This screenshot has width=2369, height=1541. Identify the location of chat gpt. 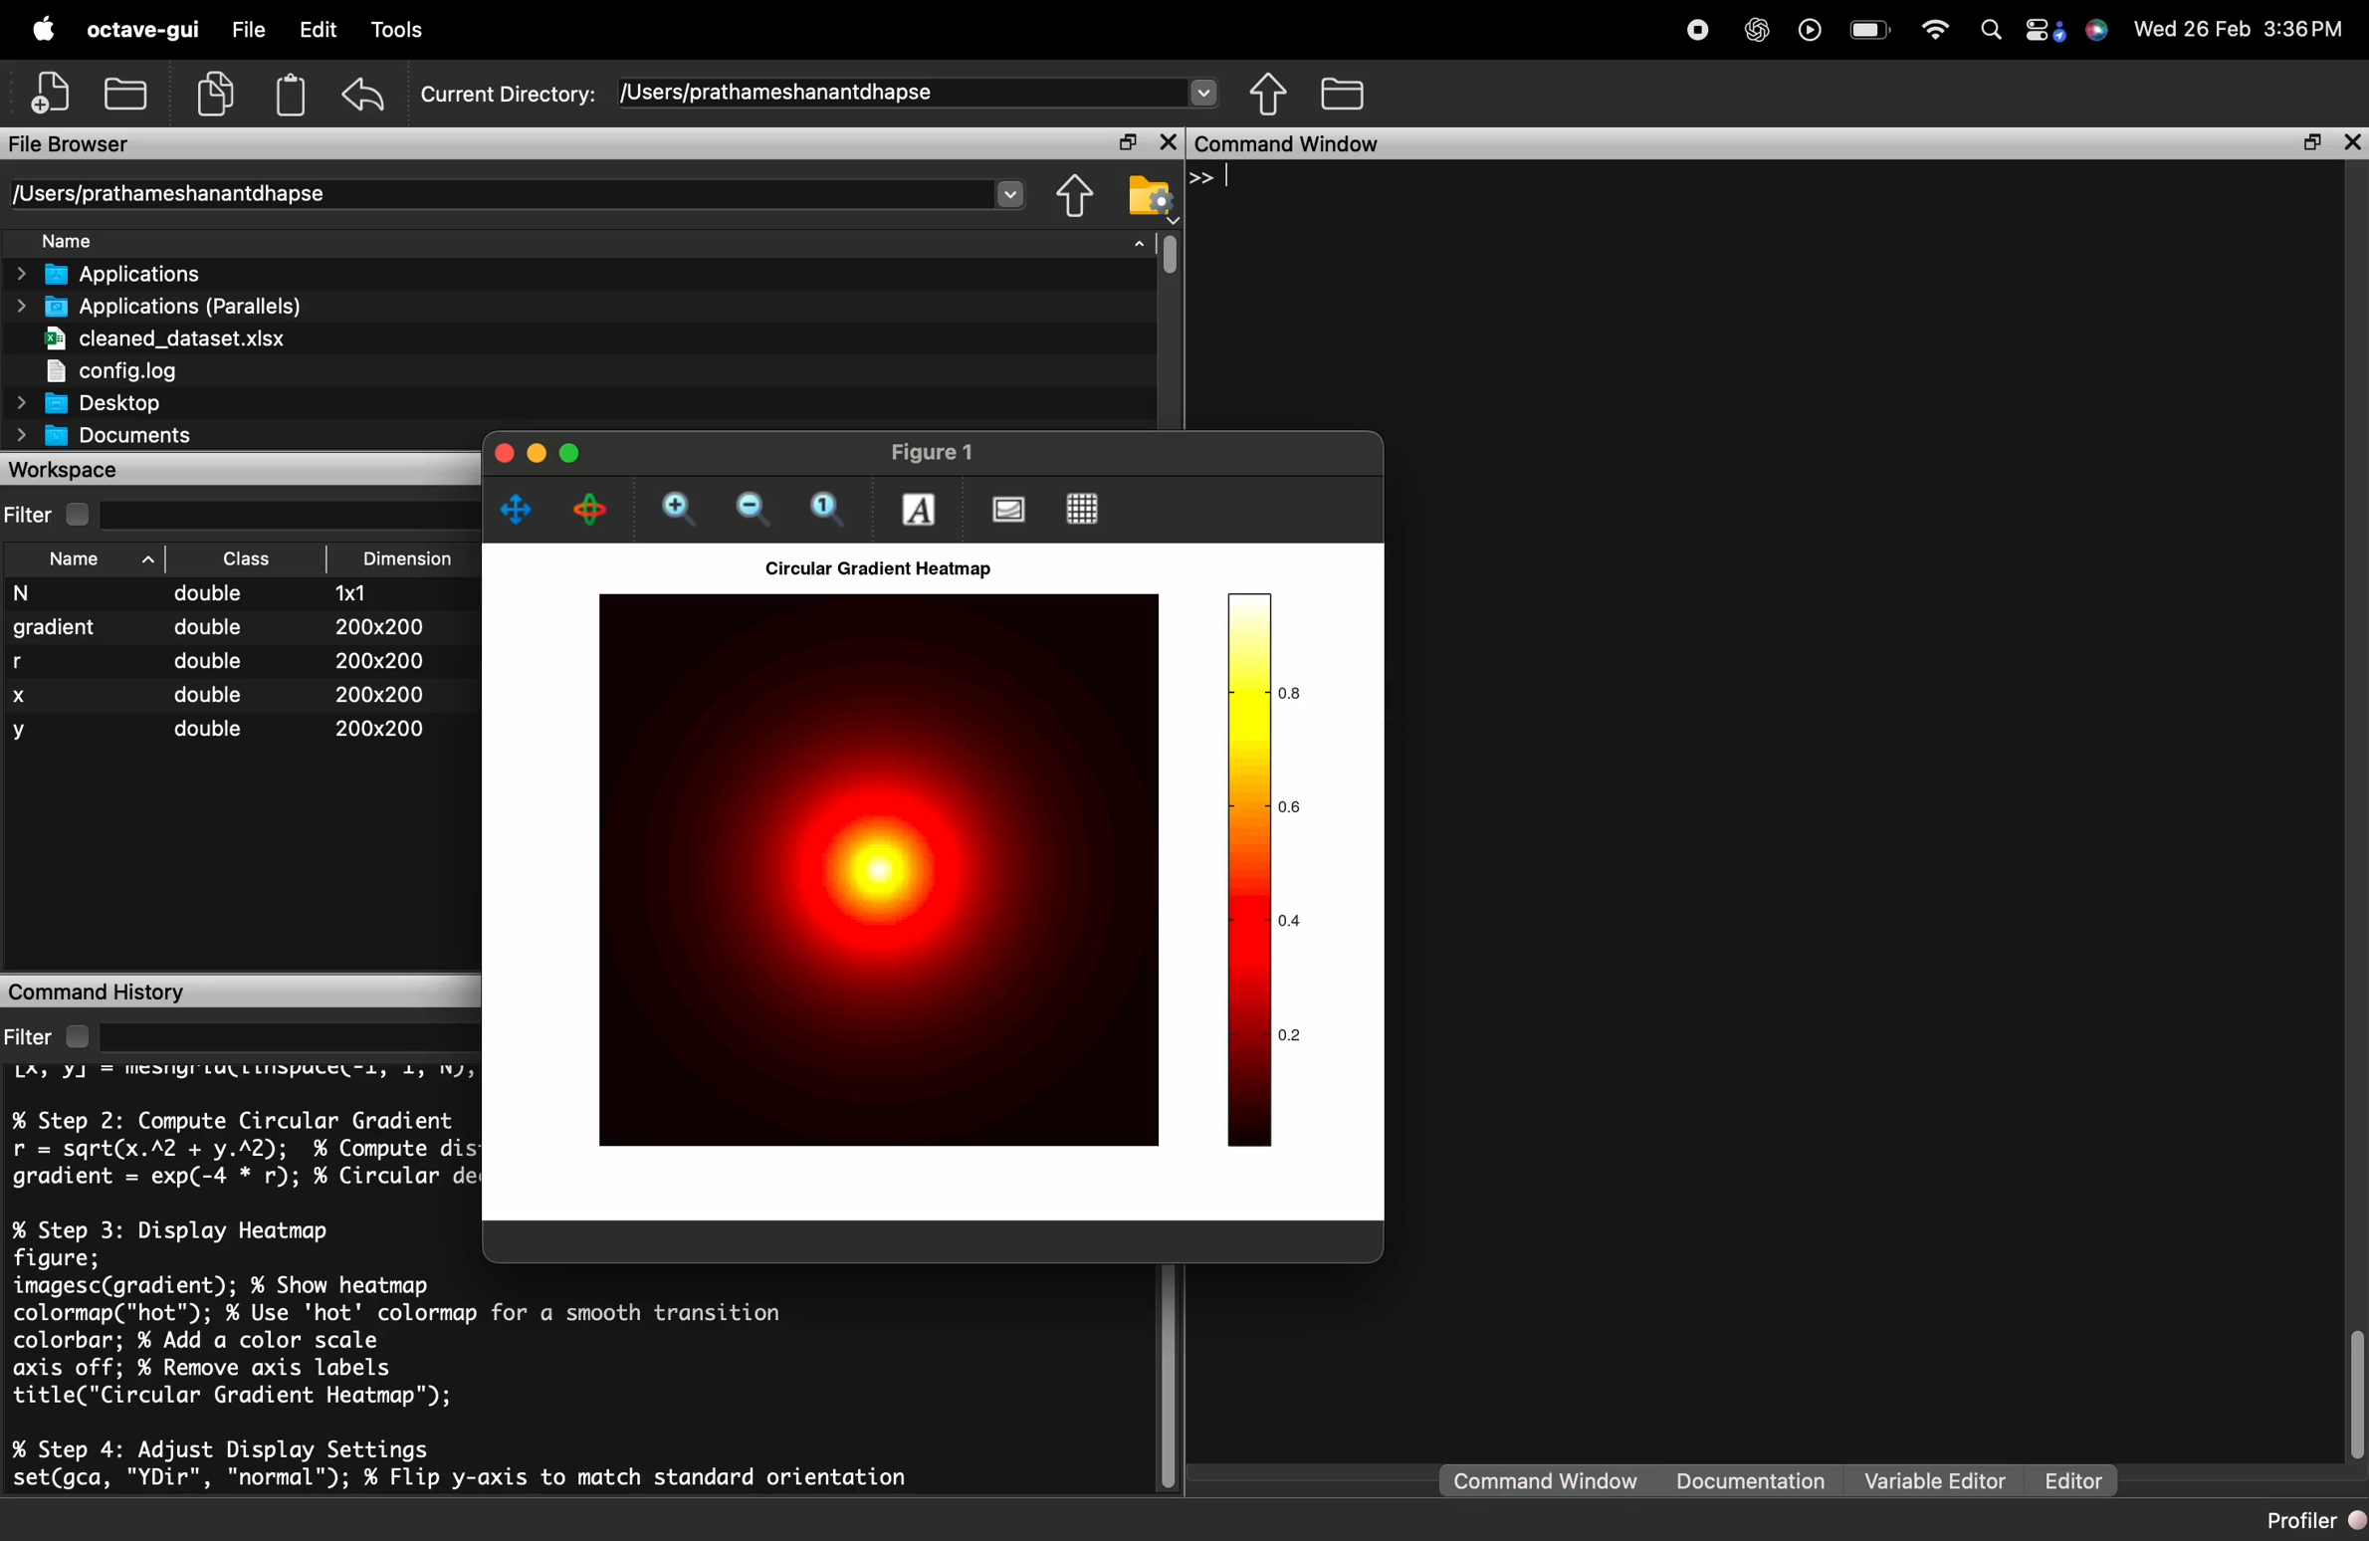
(1758, 30).